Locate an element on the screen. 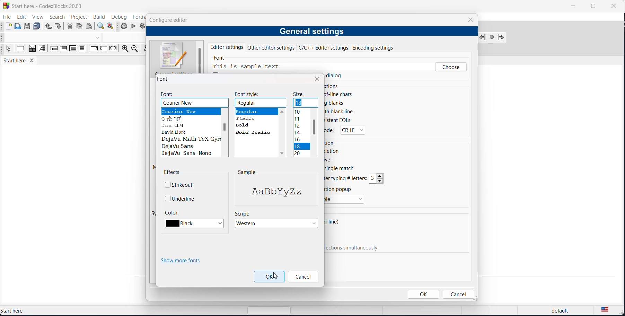 The image size is (625, 316). cancel is located at coordinates (458, 294).